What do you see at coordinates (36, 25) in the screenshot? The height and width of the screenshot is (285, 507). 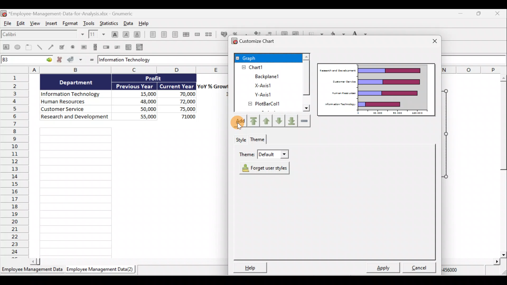 I see `View` at bounding box center [36, 25].